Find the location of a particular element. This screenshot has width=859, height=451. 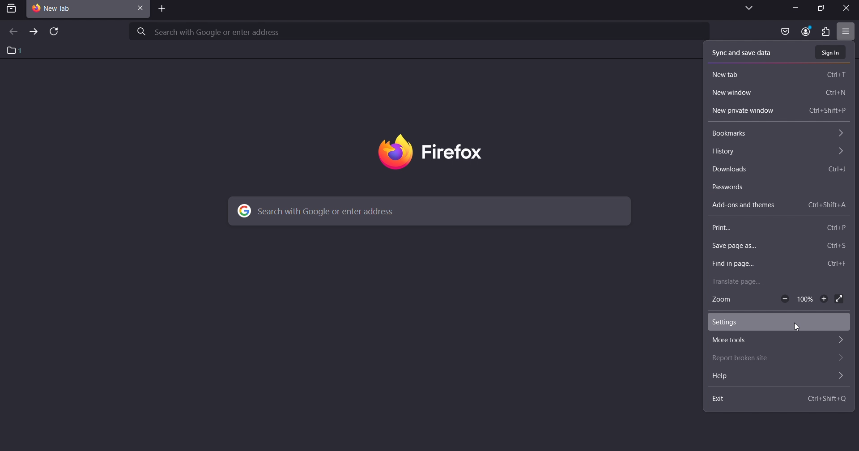

add tab is located at coordinates (162, 10).